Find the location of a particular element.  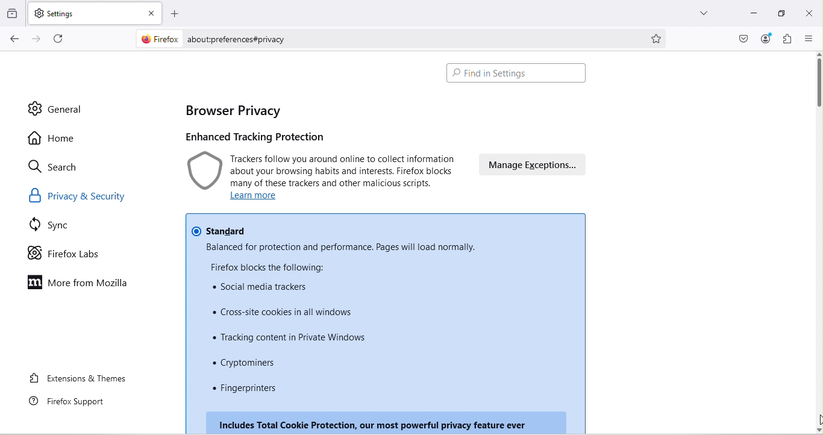

Browse recent tabs across windows and devices is located at coordinates (13, 14).